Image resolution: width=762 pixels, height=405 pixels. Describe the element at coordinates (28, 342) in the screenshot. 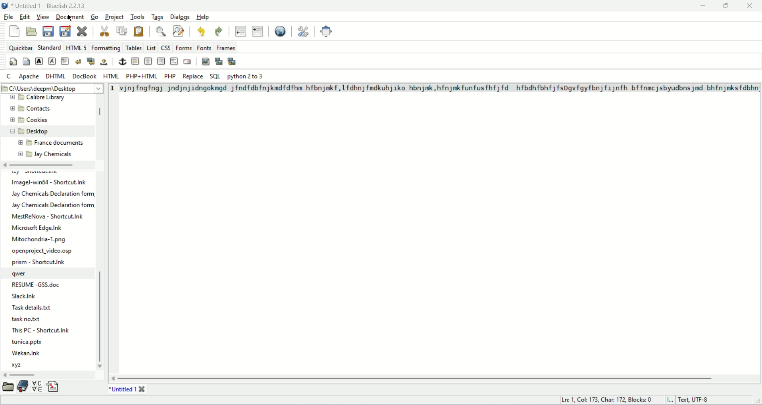

I see `tunica.pptx` at that location.